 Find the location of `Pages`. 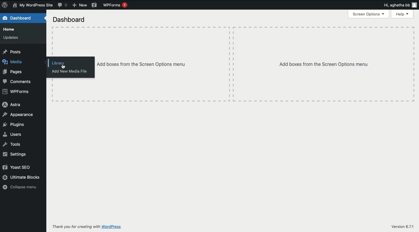

Pages is located at coordinates (14, 72).